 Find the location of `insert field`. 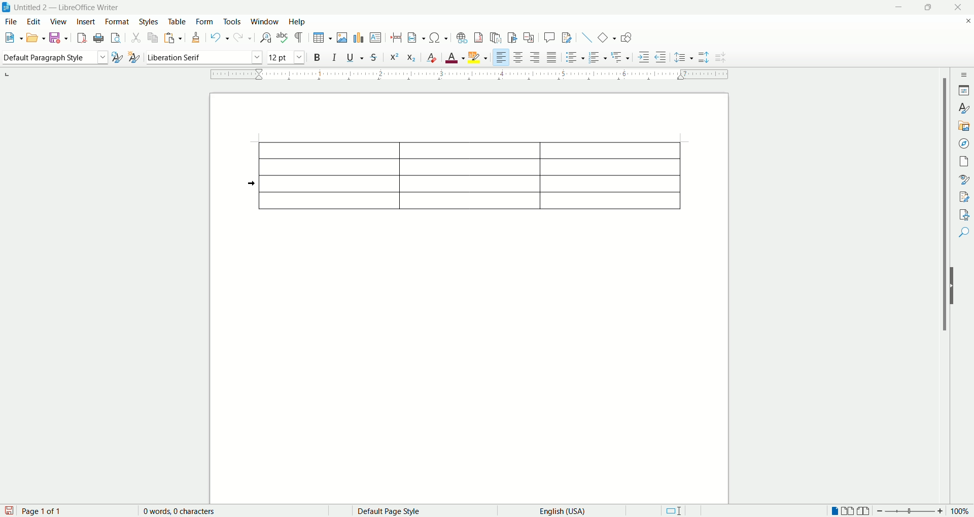

insert field is located at coordinates (415, 38).